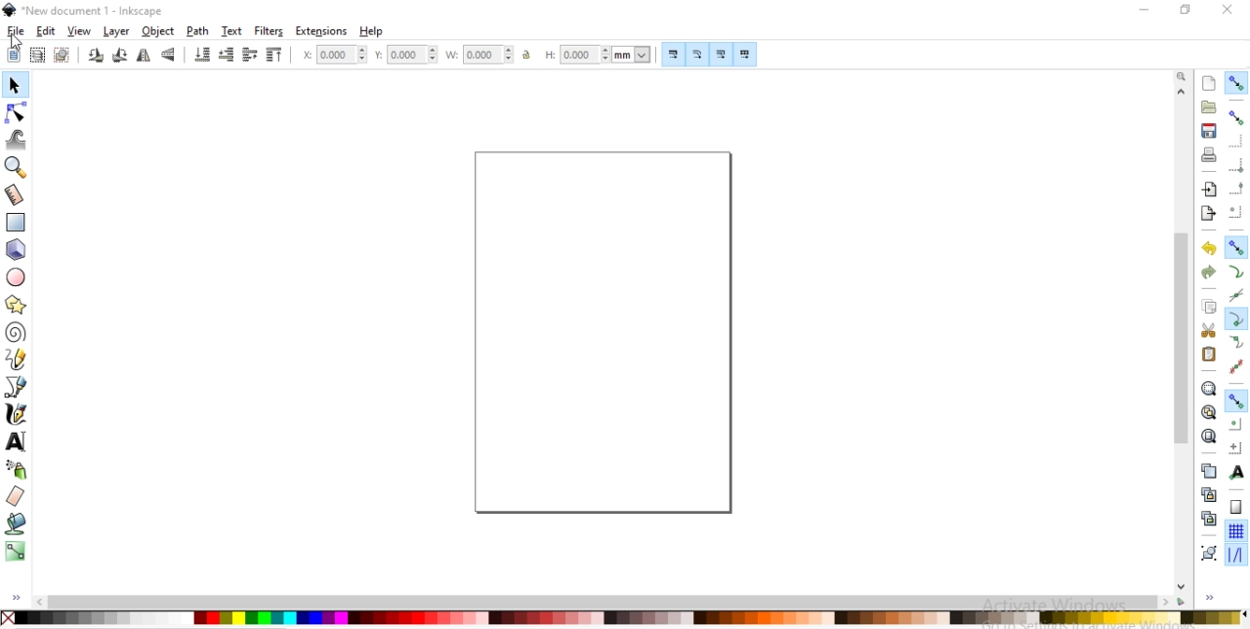  What do you see at coordinates (1209, 273) in the screenshot?
I see `redo` at bounding box center [1209, 273].